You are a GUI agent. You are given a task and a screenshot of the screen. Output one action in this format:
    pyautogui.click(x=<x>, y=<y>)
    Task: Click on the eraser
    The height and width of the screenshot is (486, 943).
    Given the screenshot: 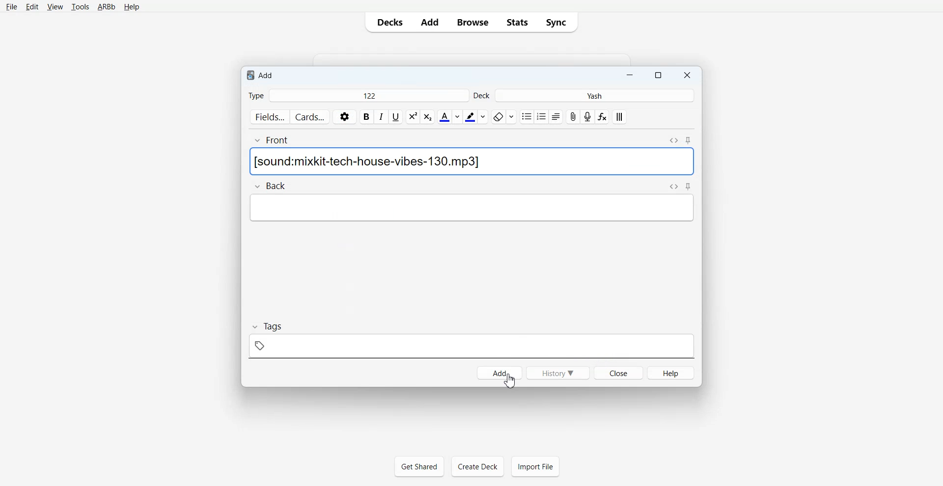 What is the action you would take?
    pyautogui.click(x=504, y=117)
    